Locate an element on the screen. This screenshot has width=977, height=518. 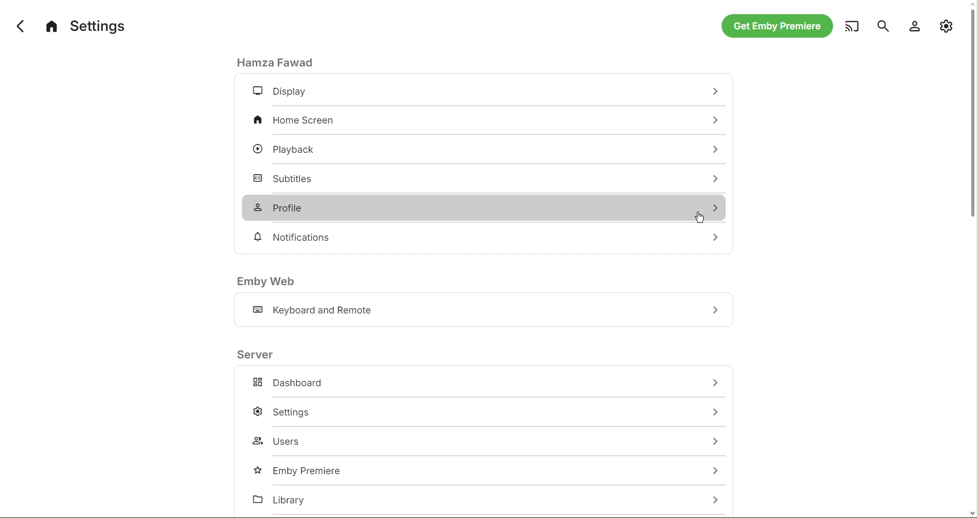
Account Name is located at coordinates (279, 62).